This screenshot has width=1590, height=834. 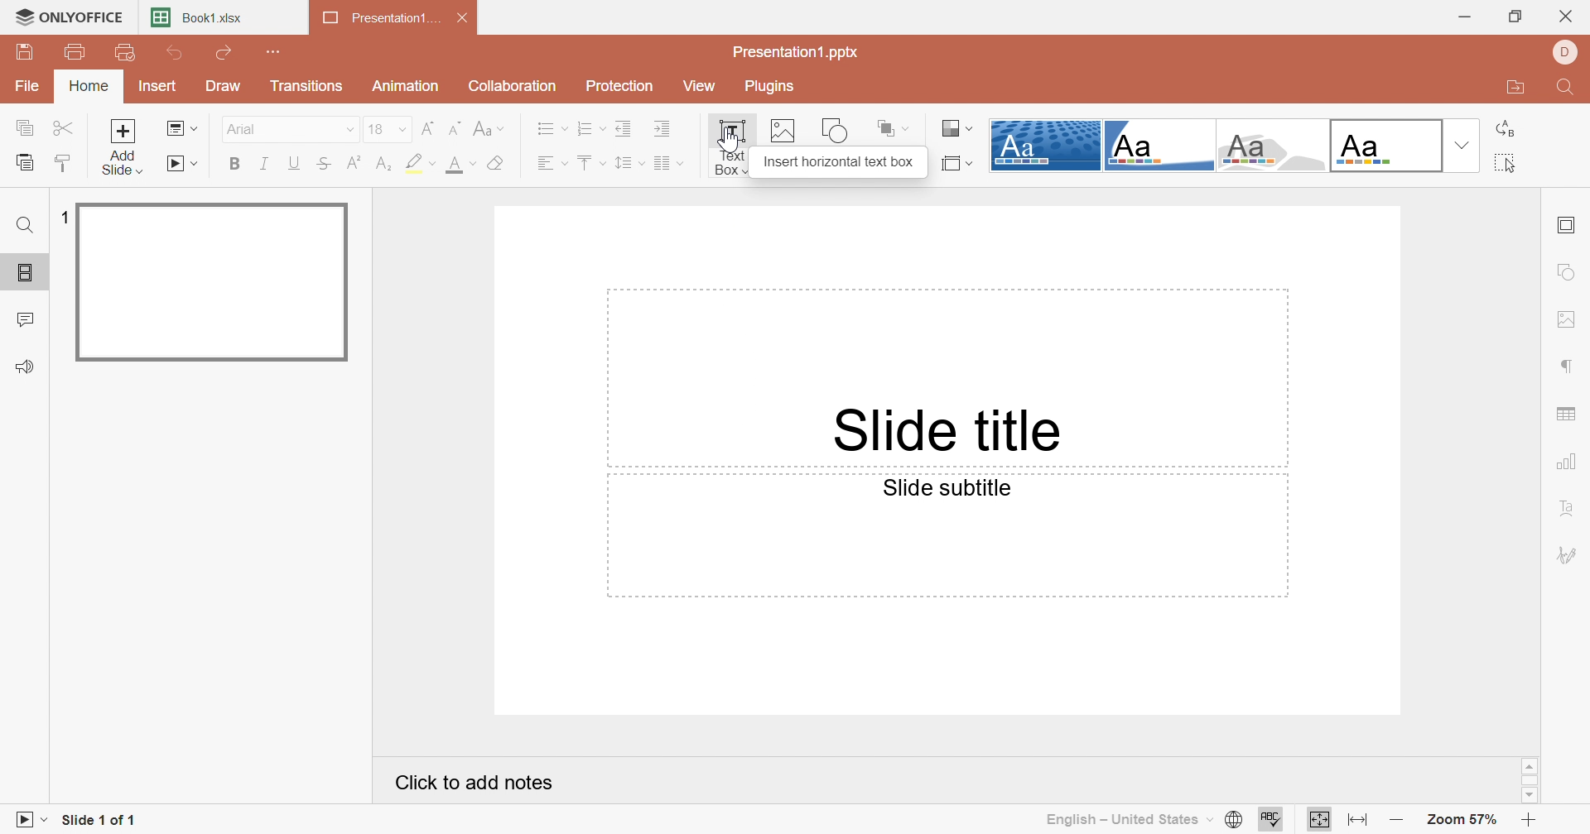 I want to click on Zoom in, so click(x=1530, y=819).